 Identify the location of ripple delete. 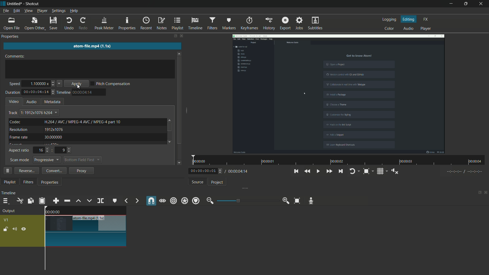
(67, 201).